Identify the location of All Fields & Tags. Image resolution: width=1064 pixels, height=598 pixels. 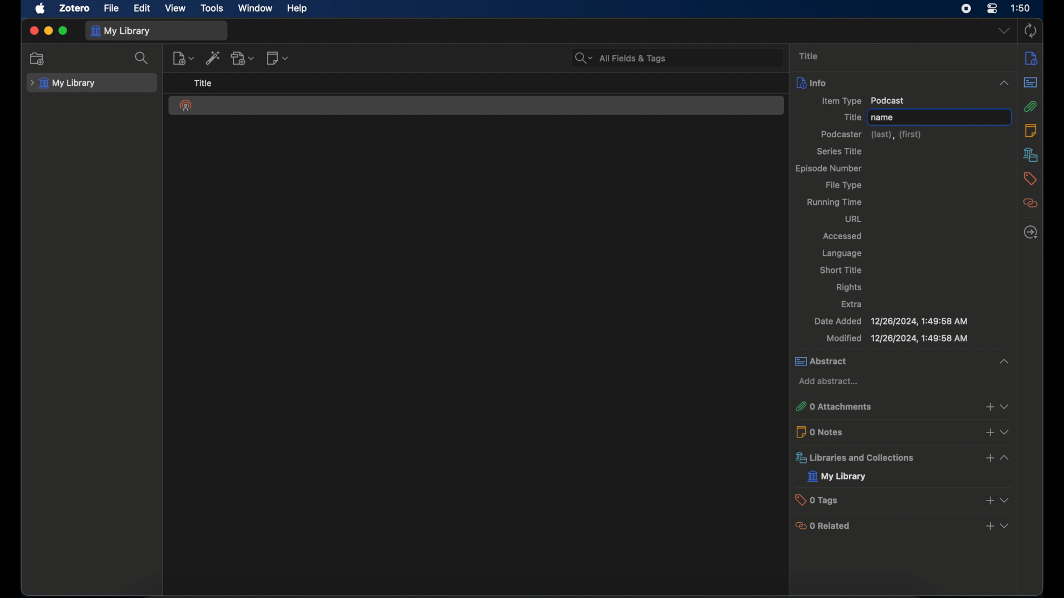
(677, 57).